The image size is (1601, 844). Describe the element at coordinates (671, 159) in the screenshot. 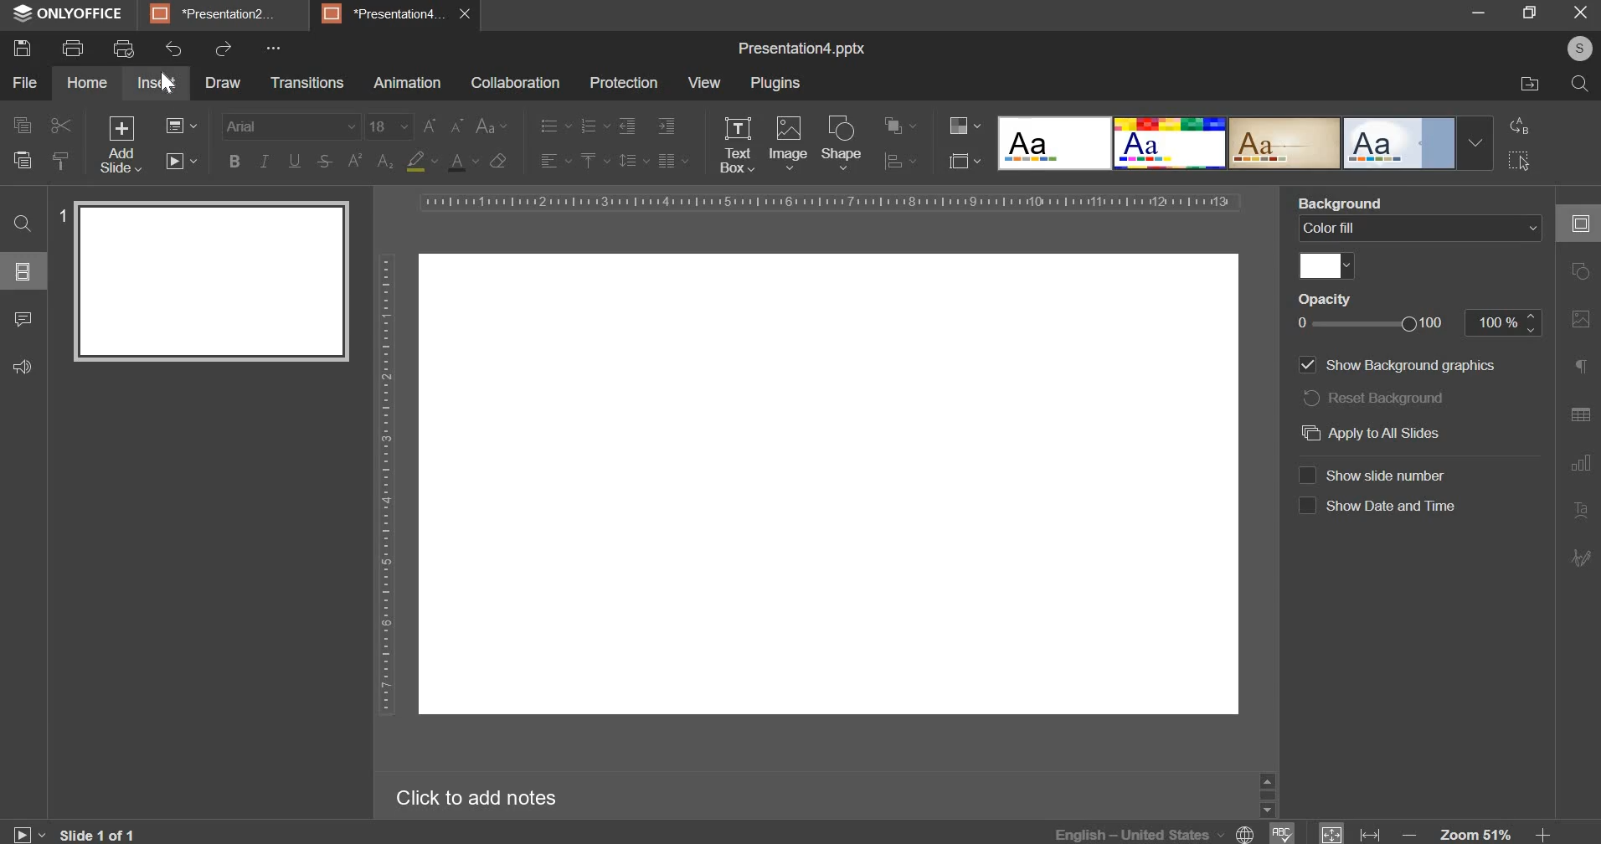

I see `insert columns` at that location.